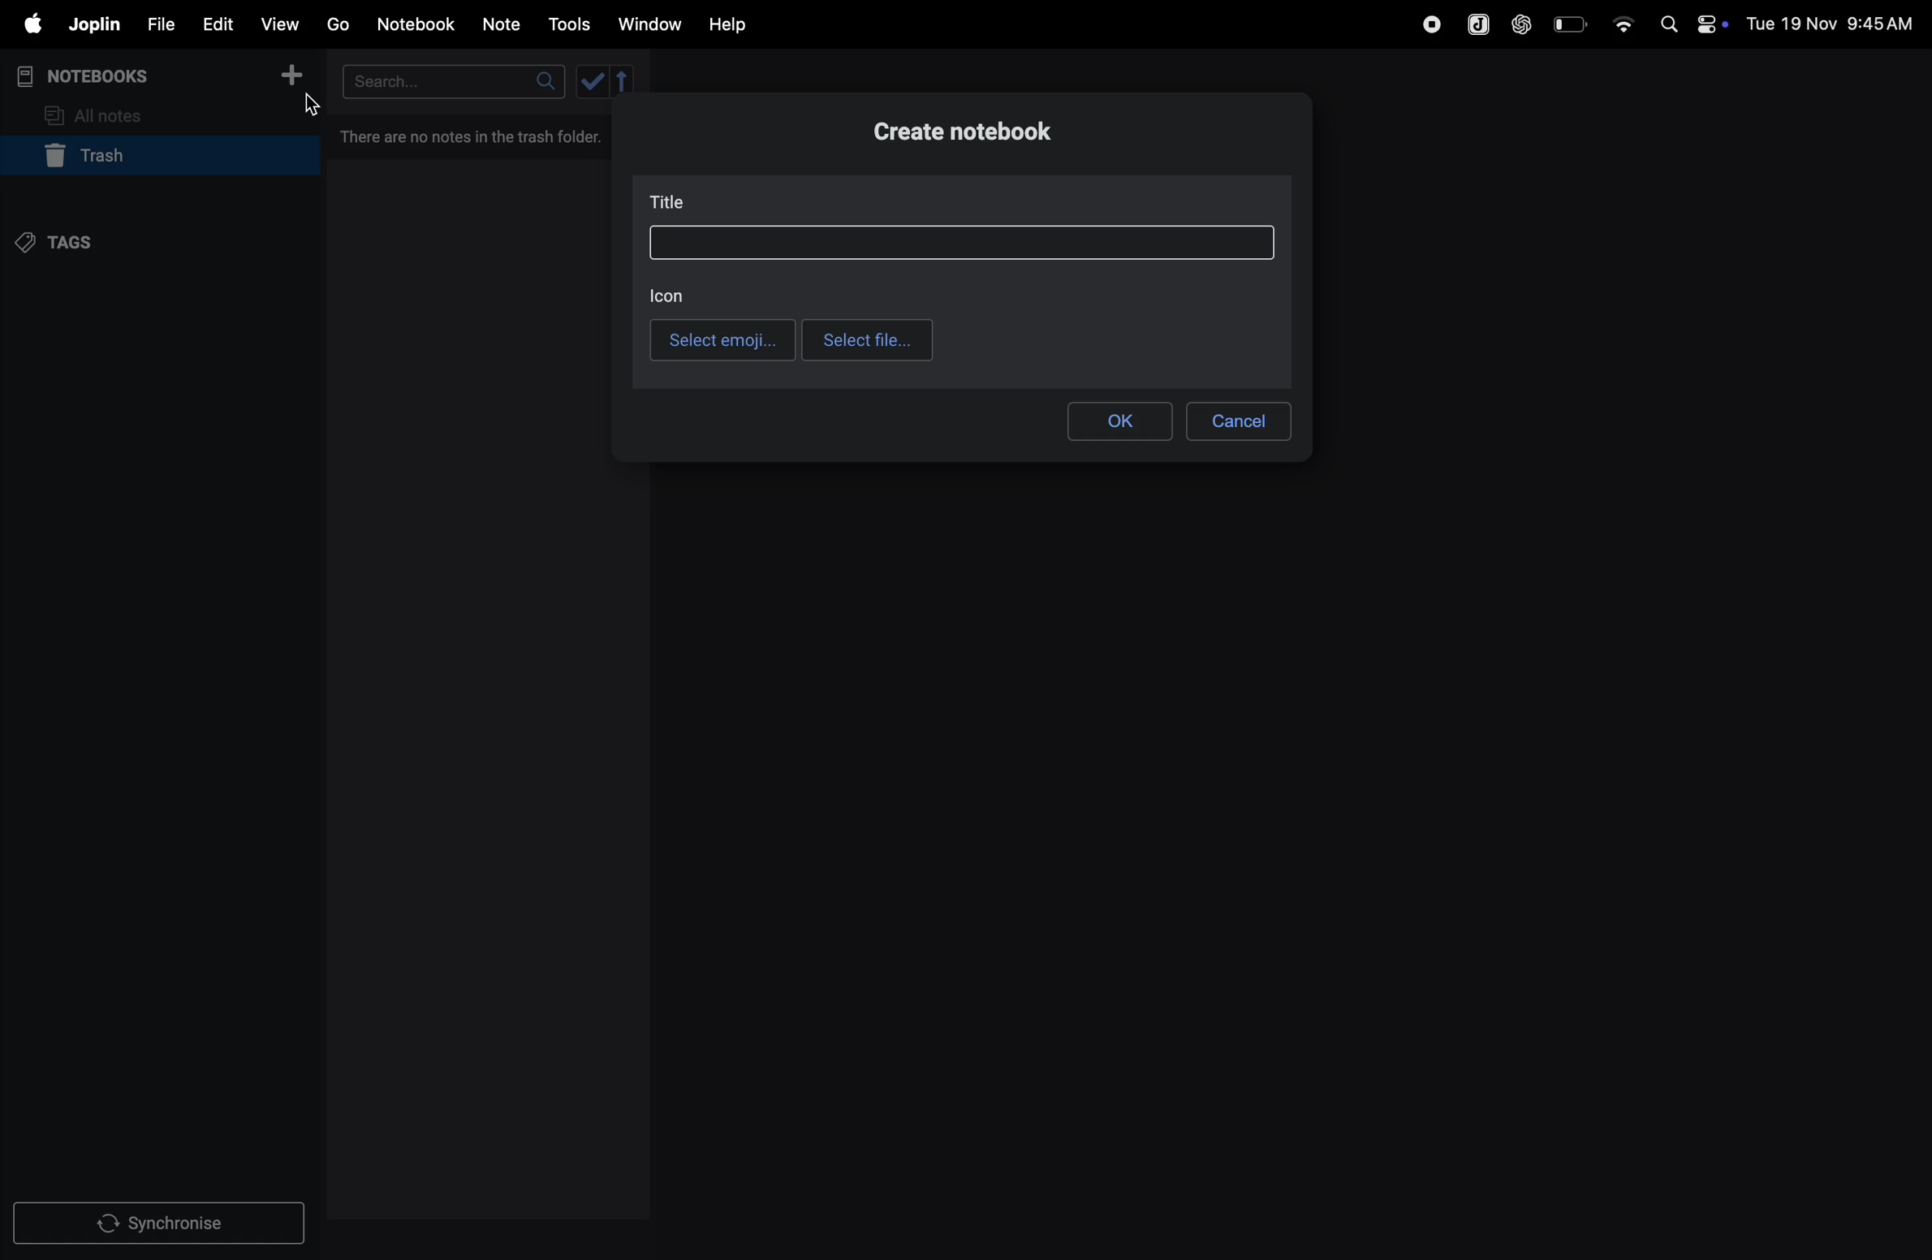  I want to click on check box, so click(608, 80).